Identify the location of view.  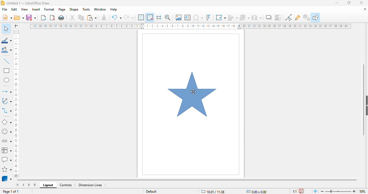
(24, 9).